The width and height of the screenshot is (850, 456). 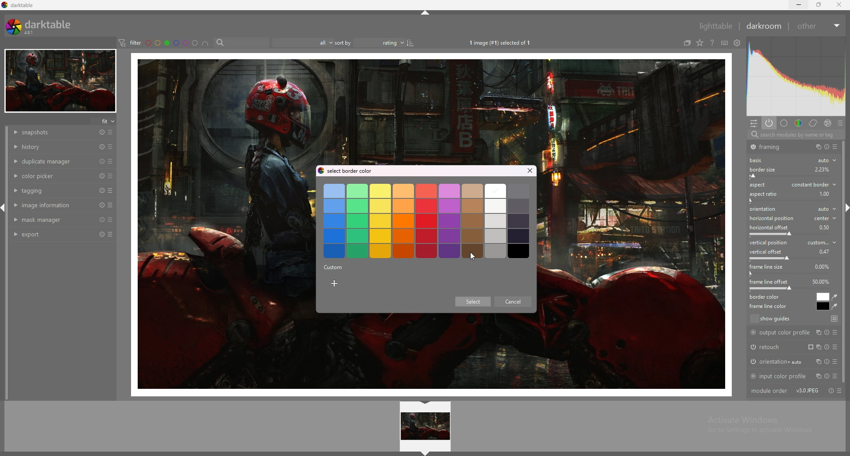 I want to click on reset, so click(x=102, y=220).